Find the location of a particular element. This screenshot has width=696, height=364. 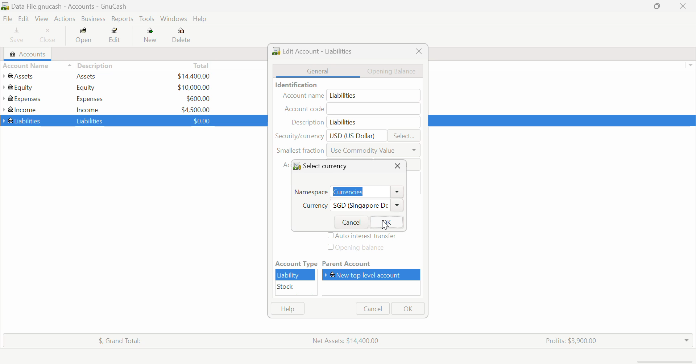

Close is located at coordinates (418, 51).